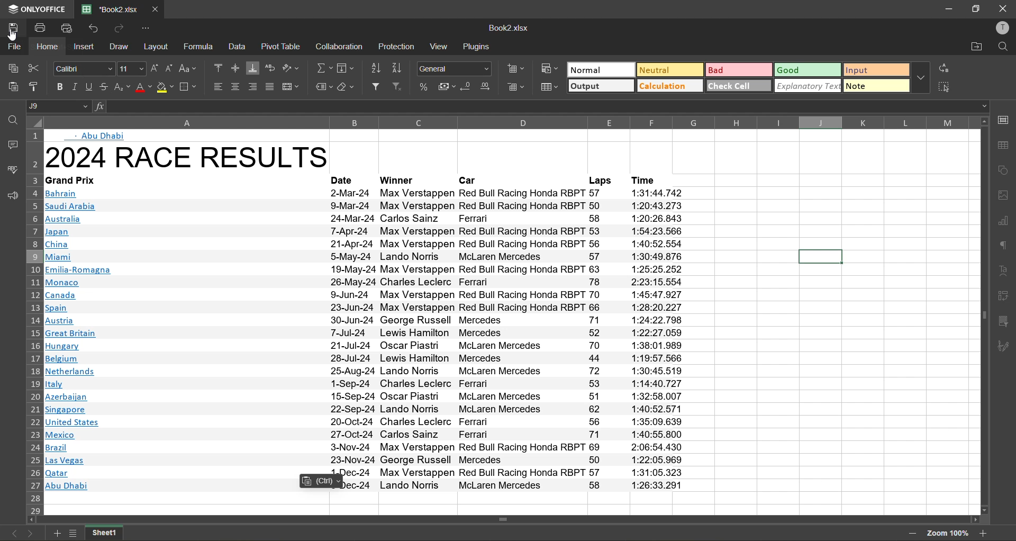  What do you see at coordinates (86, 65) in the screenshot?
I see `font style` at bounding box center [86, 65].